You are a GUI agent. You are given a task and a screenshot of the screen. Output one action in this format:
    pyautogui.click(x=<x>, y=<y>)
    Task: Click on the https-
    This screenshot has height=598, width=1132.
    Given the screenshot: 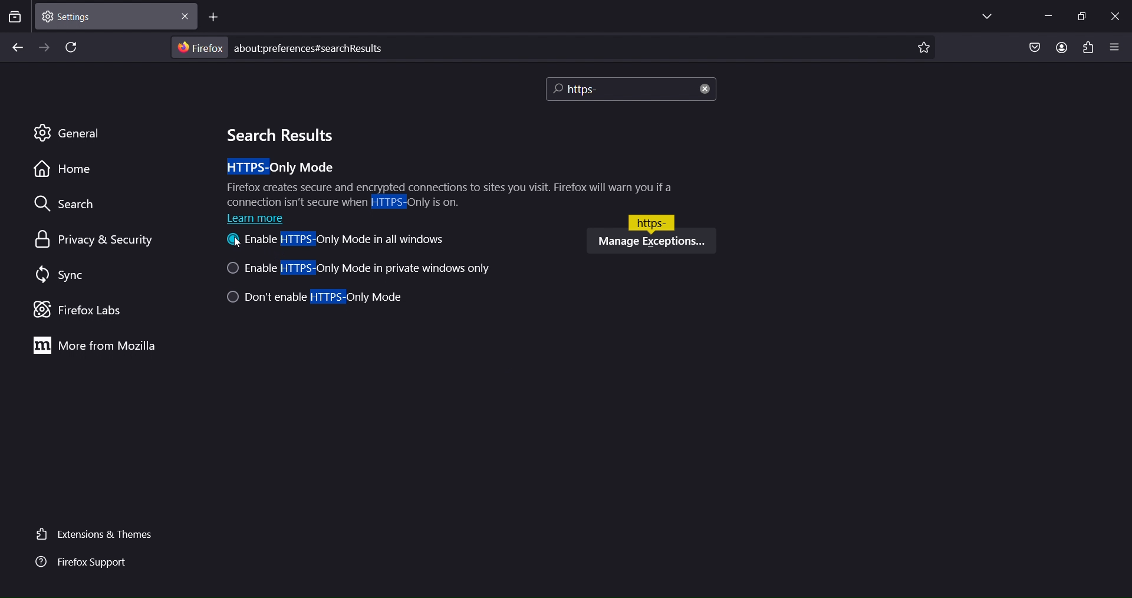 What is the action you would take?
    pyautogui.click(x=651, y=221)
    